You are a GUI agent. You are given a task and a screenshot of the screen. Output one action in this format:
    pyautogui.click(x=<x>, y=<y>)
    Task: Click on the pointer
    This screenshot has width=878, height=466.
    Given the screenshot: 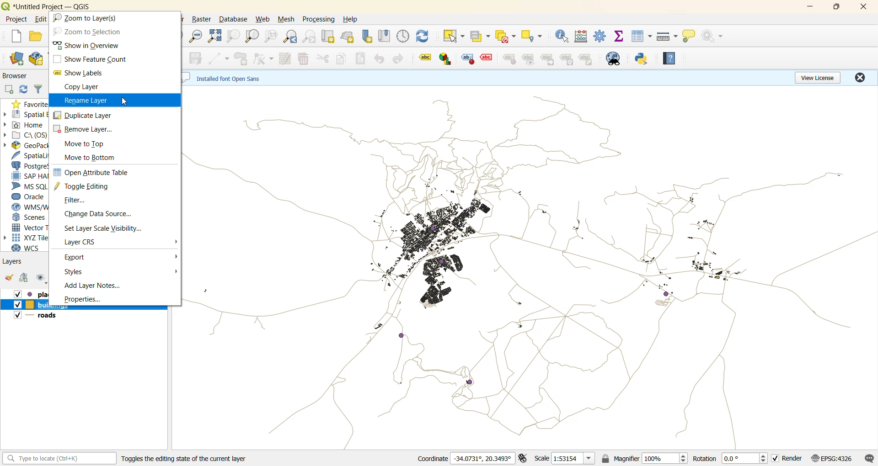 What is the action you would take?
    pyautogui.click(x=131, y=104)
    